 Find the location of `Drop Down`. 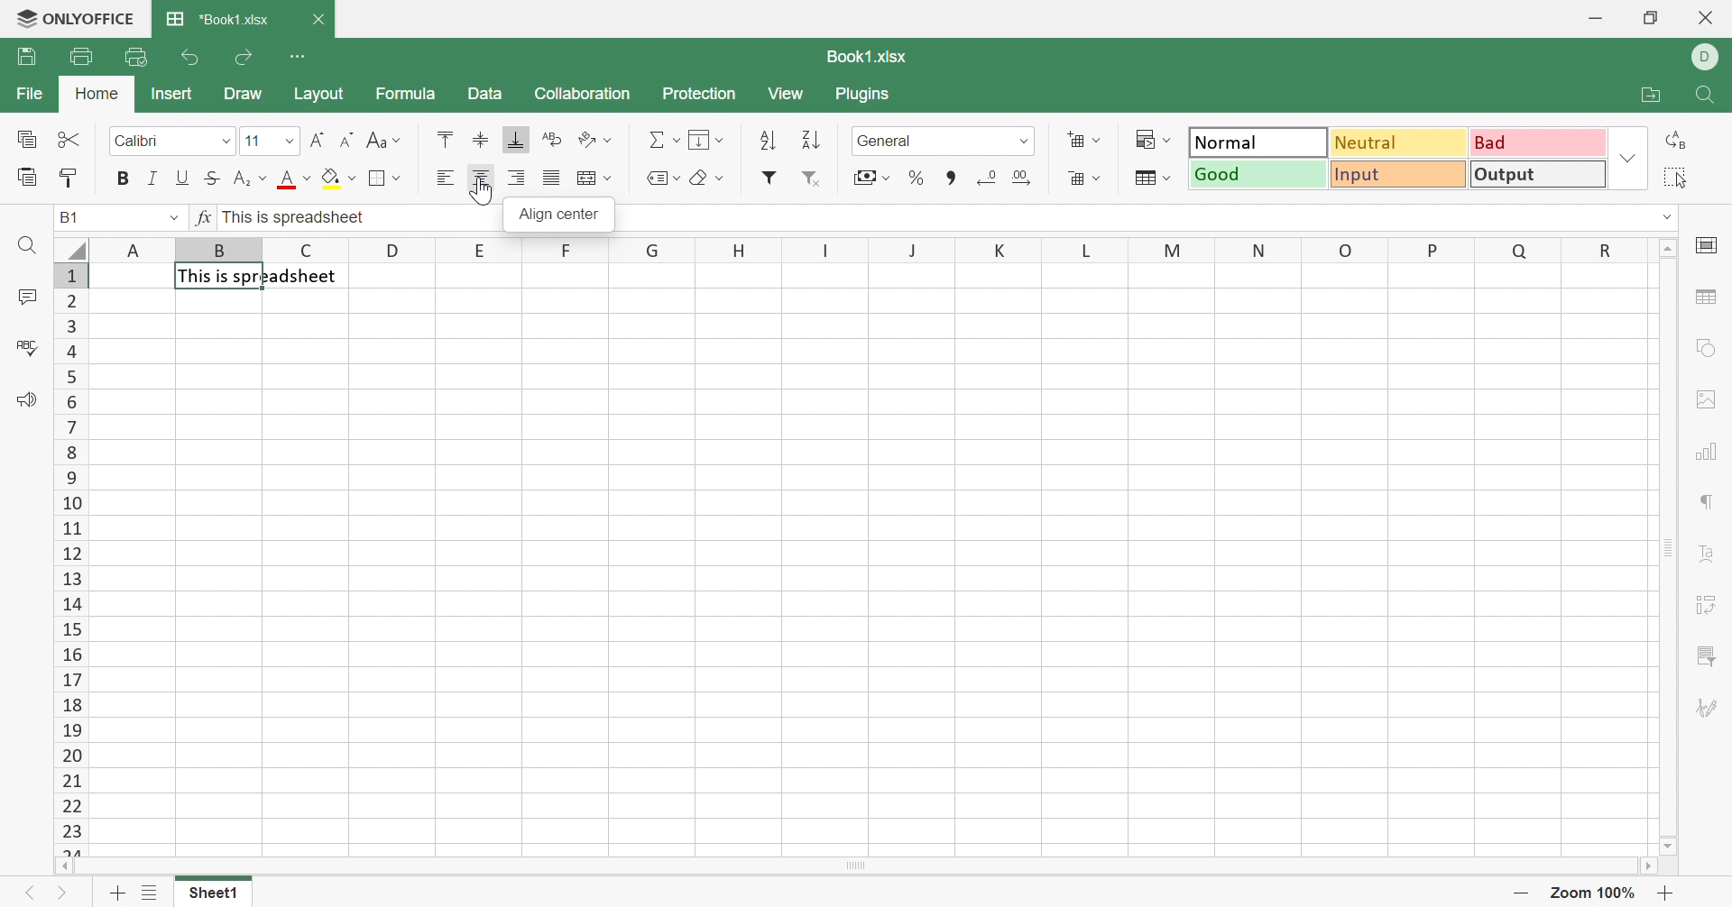

Drop Down is located at coordinates (721, 140).